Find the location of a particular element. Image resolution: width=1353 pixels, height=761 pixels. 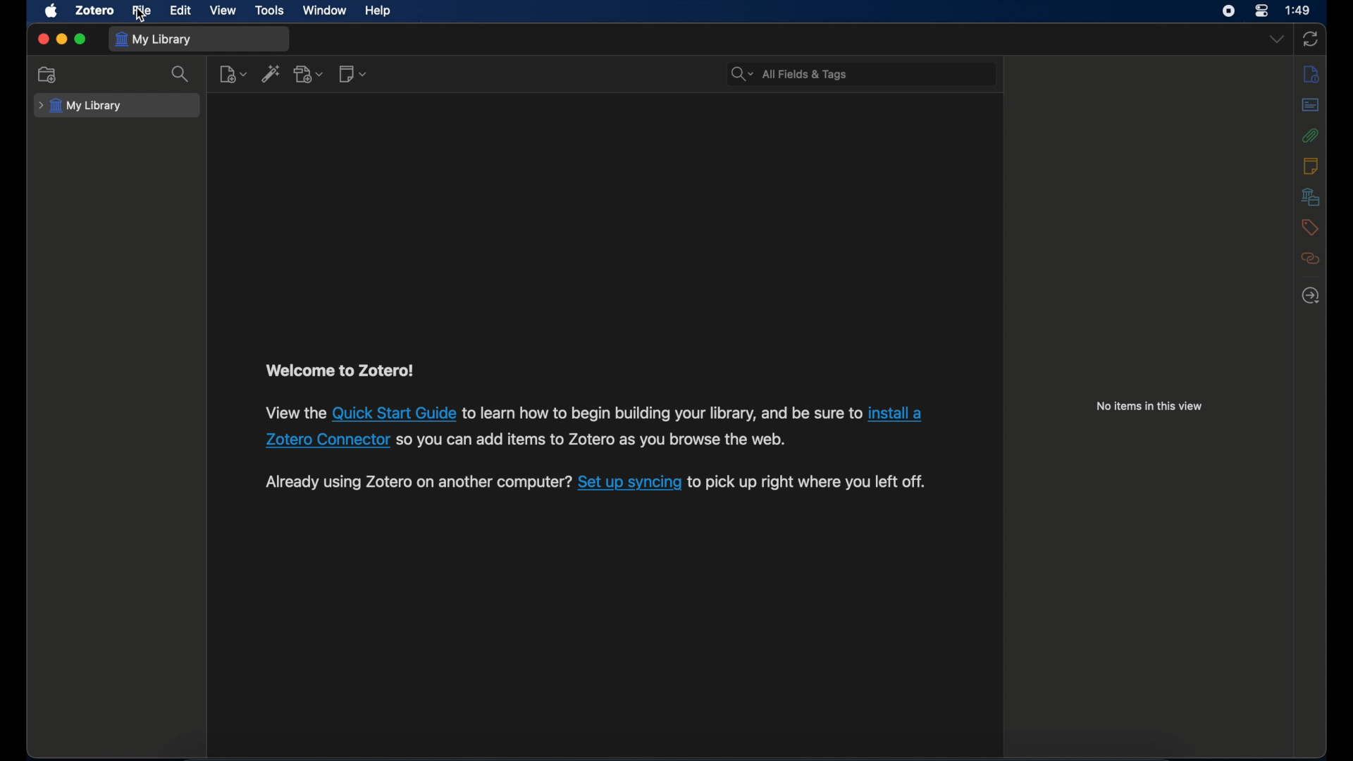

sync is located at coordinates (1311, 39).